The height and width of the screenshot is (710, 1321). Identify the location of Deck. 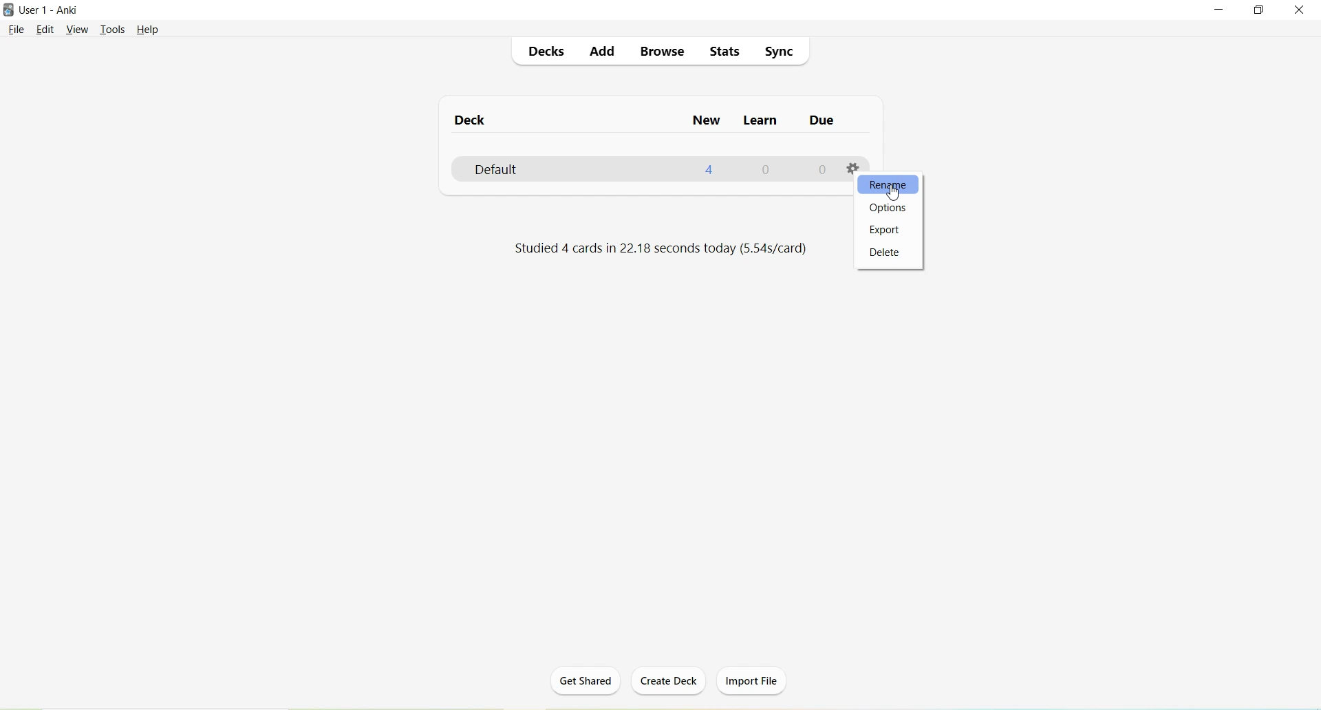
(471, 122).